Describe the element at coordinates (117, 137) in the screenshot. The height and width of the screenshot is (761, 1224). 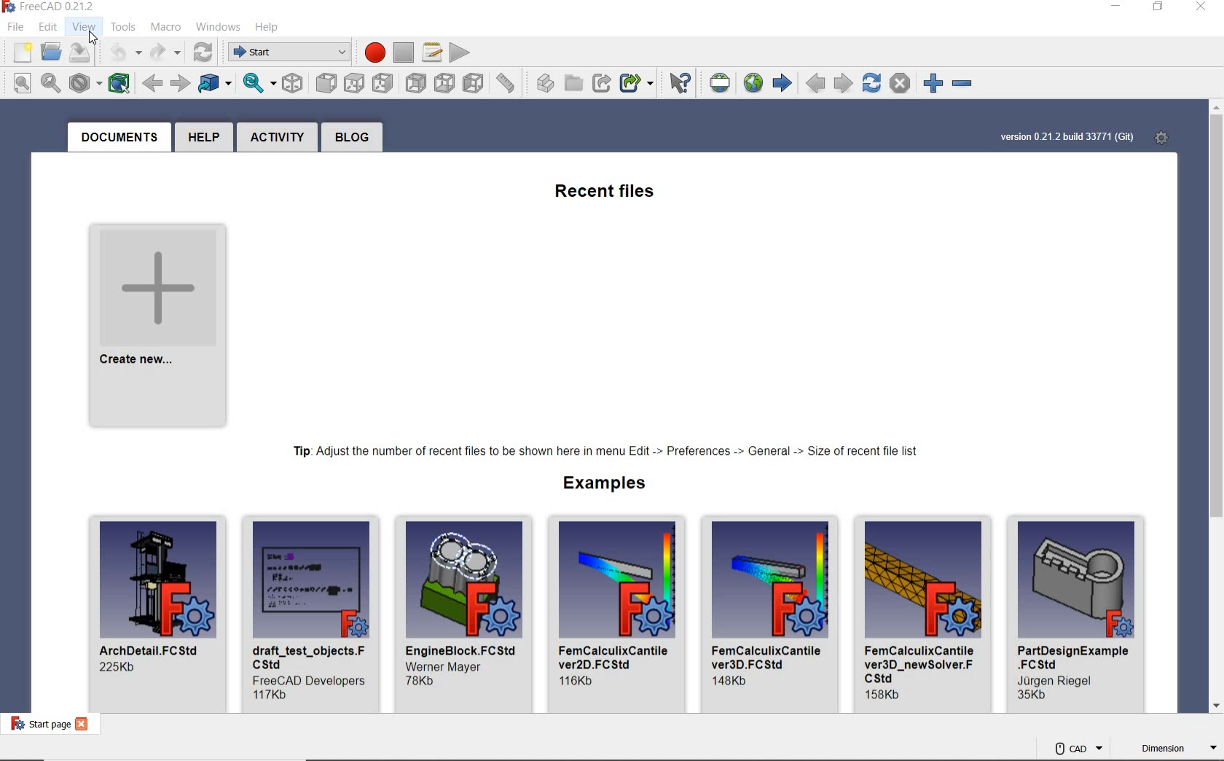
I see `documents` at that location.